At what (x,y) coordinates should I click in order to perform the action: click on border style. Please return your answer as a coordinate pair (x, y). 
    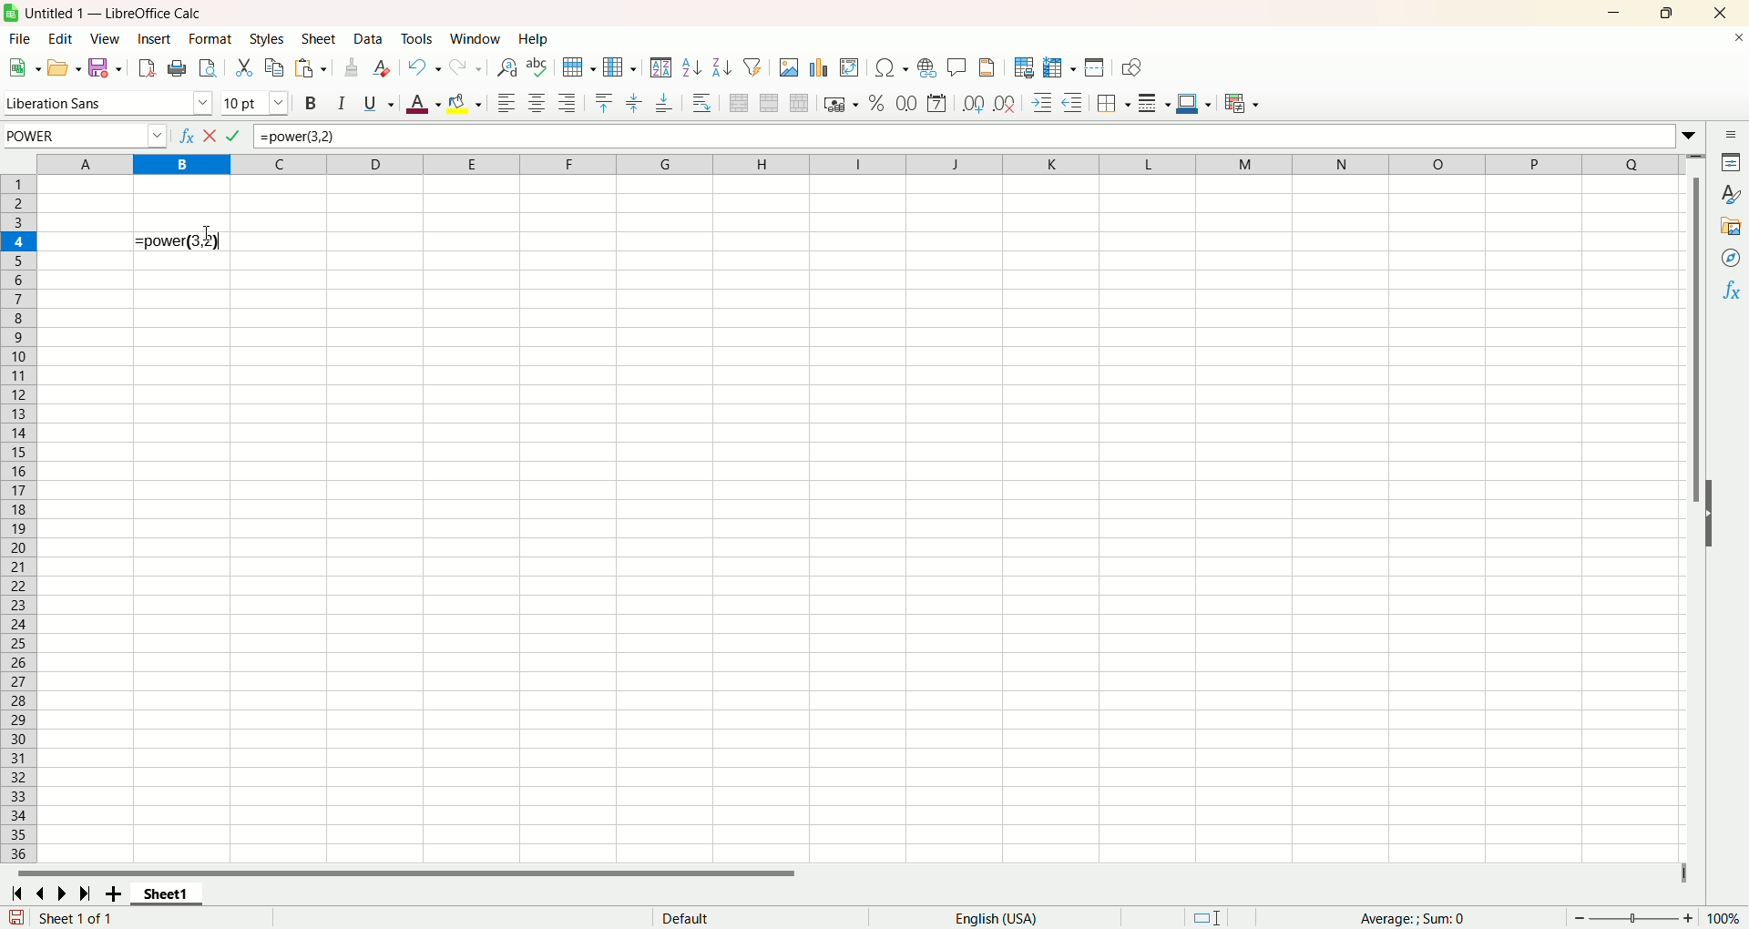
    Looking at the image, I should click on (1154, 106).